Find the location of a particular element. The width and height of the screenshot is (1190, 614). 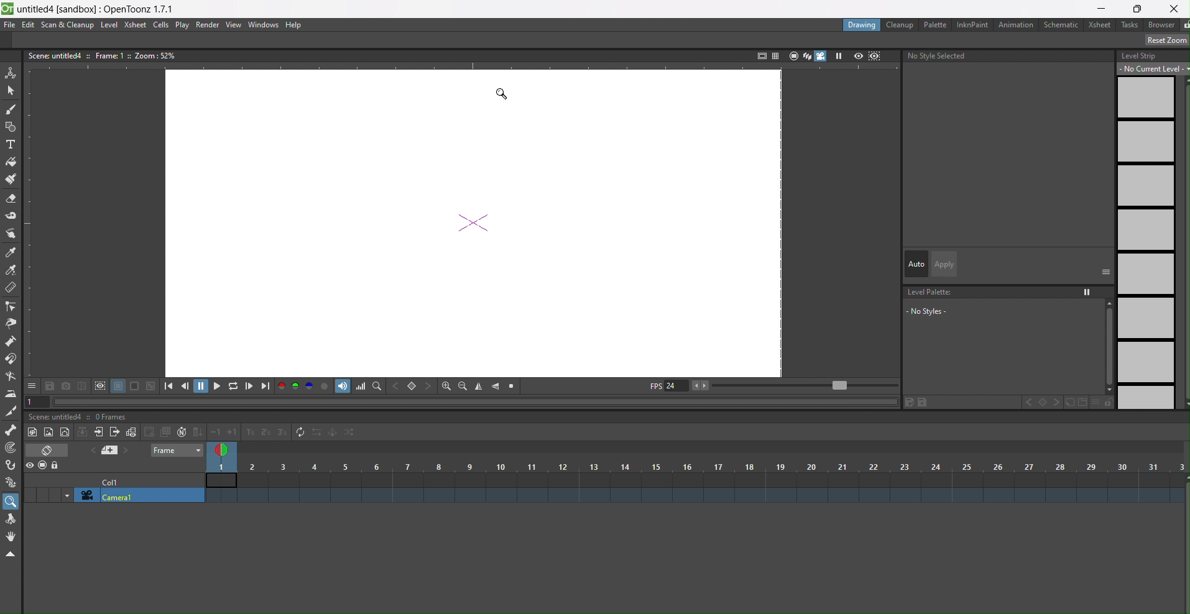

 is located at coordinates (12, 270).